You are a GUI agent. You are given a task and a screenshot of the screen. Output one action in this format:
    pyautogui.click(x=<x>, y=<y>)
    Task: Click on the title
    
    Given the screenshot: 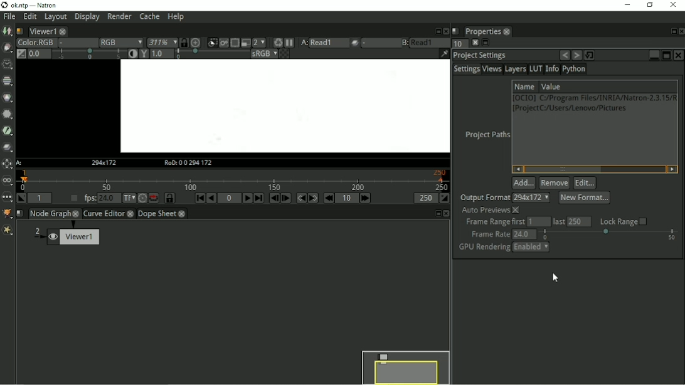 What is the action you would take?
    pyautogui.click(x=56, y=5)
    